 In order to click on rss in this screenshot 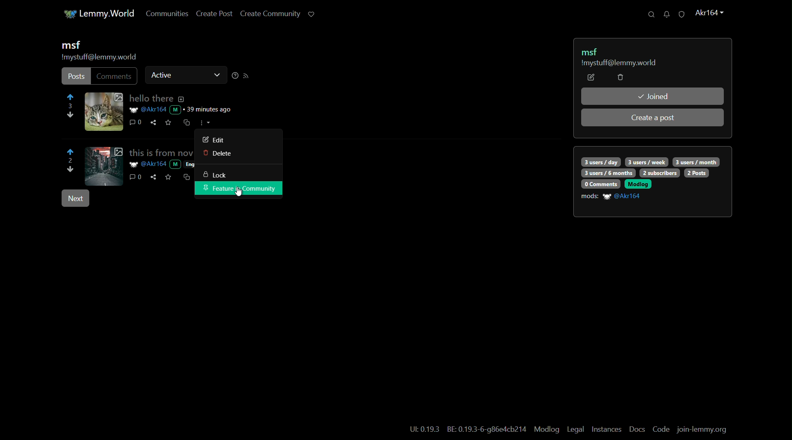, I will do `click(246, 76)`.